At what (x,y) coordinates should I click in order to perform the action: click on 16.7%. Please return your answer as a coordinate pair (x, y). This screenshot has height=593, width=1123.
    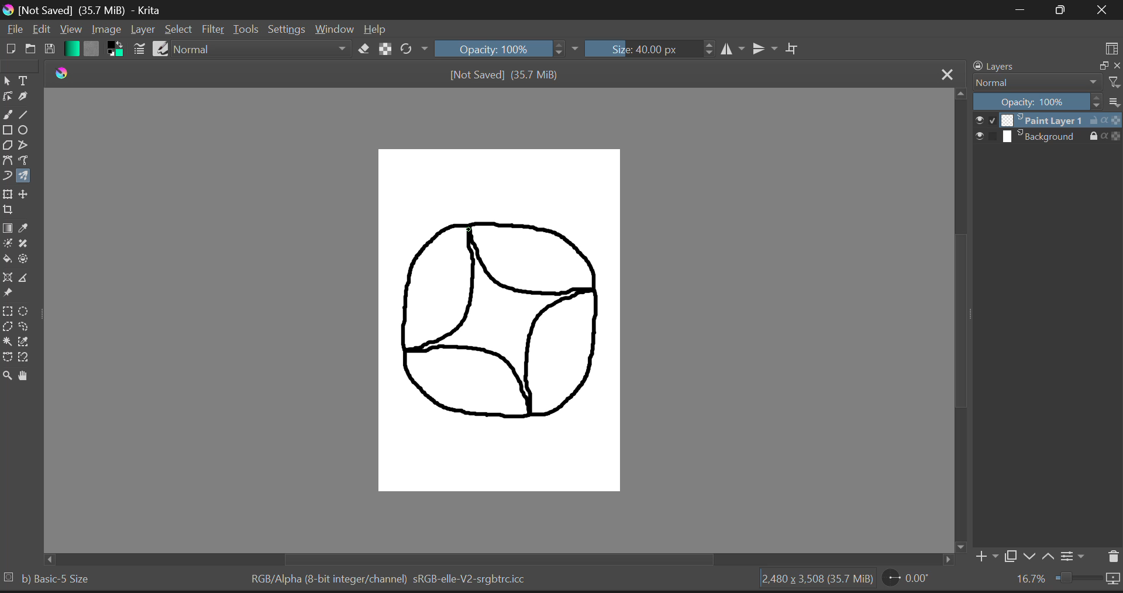
    Looking at the image, I should click on (1063, 581).